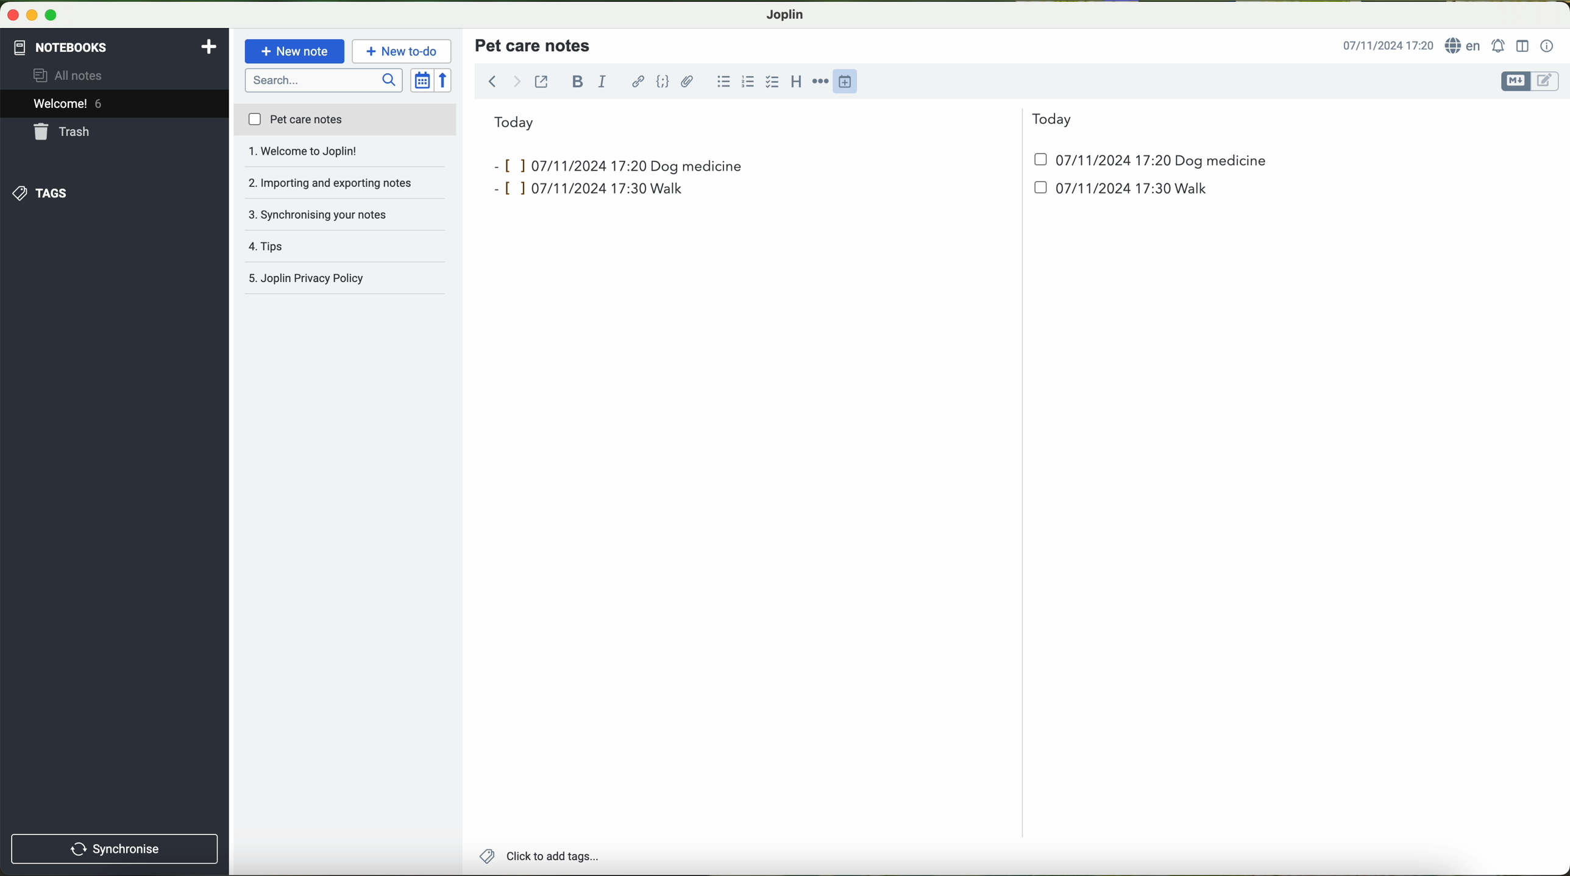 The image size is (1570, 876). What do you see at coordinates (38, 193) in the screenshot?
I see `tags` at bounding box center [38, 193].